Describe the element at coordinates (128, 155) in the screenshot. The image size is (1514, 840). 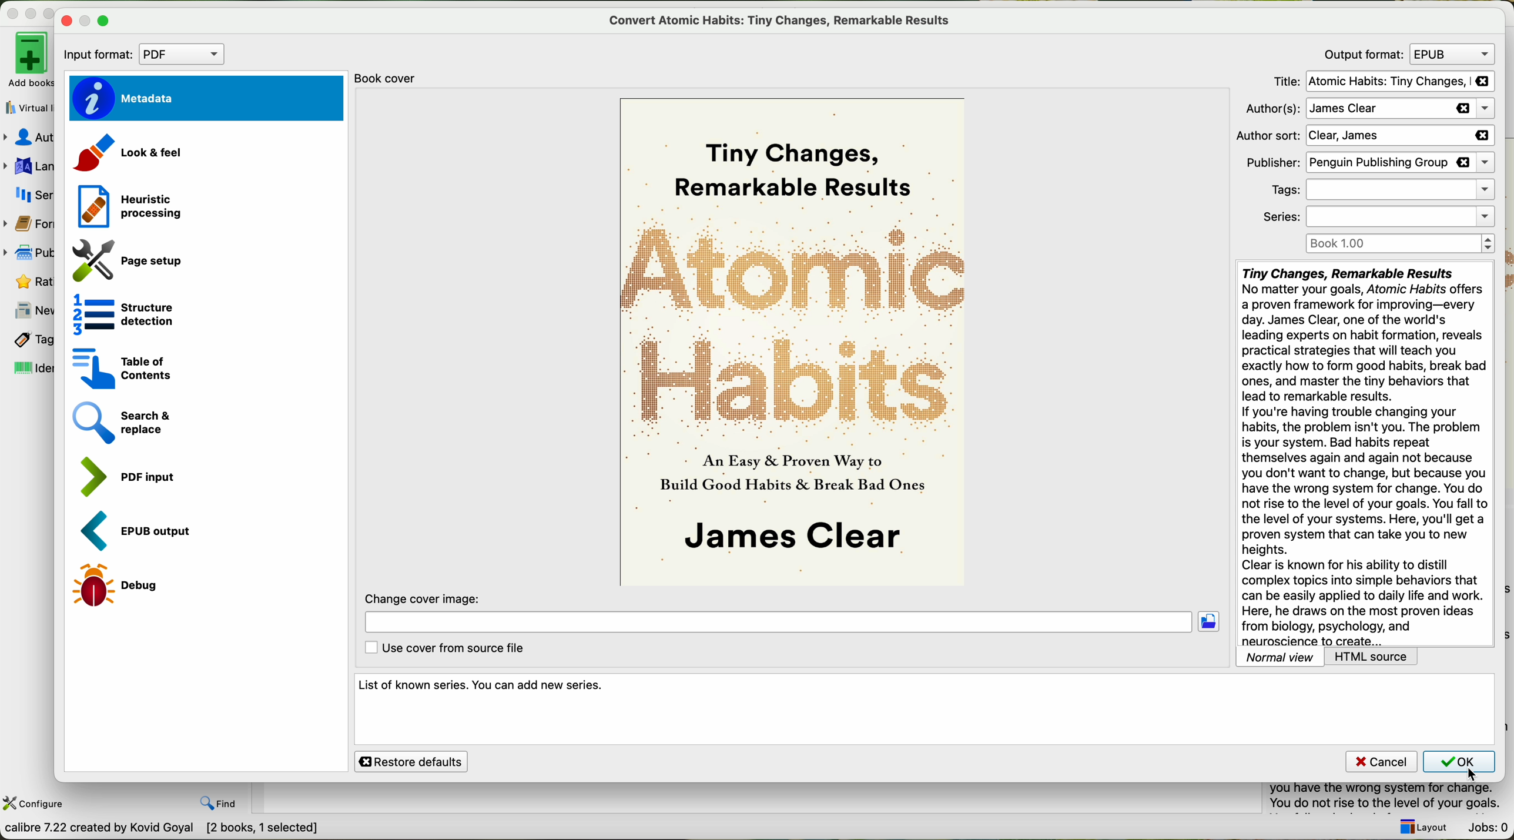
I see `look and feel` at that location.